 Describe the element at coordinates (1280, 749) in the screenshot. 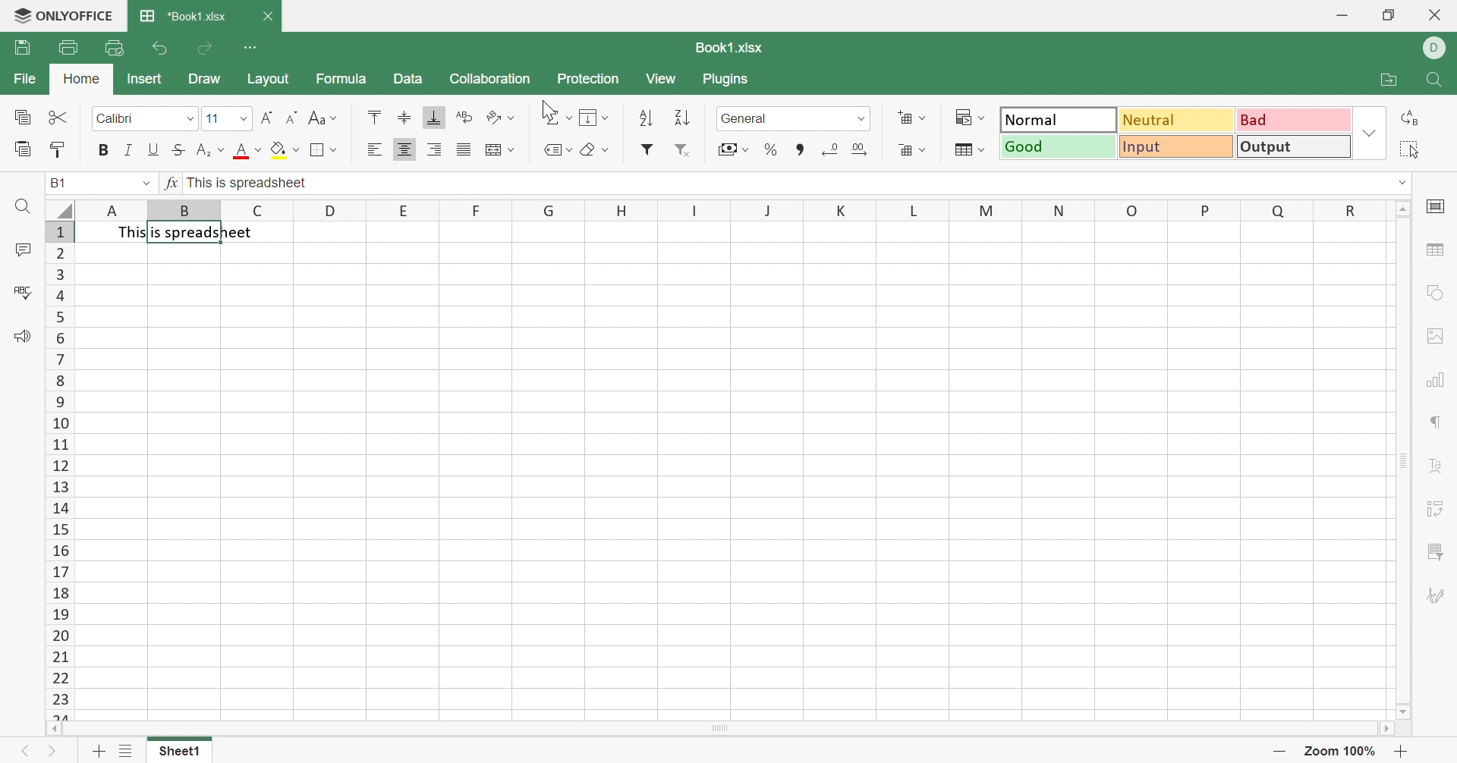

I see `Zoom Out` at that location.